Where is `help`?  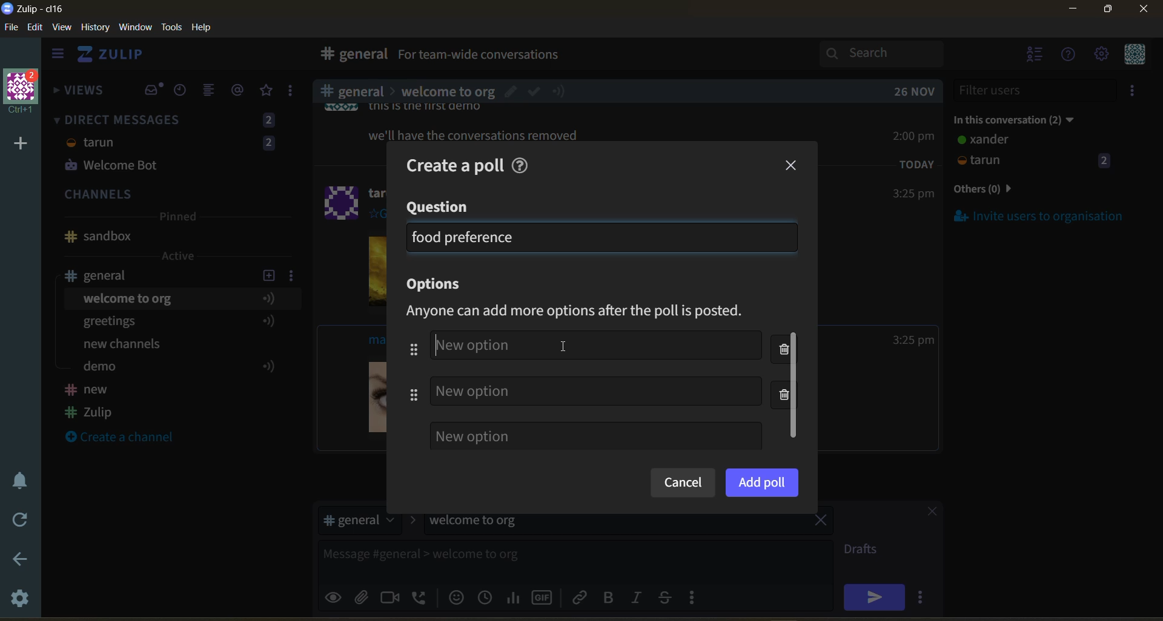
help is located at coordinates (523, 163).